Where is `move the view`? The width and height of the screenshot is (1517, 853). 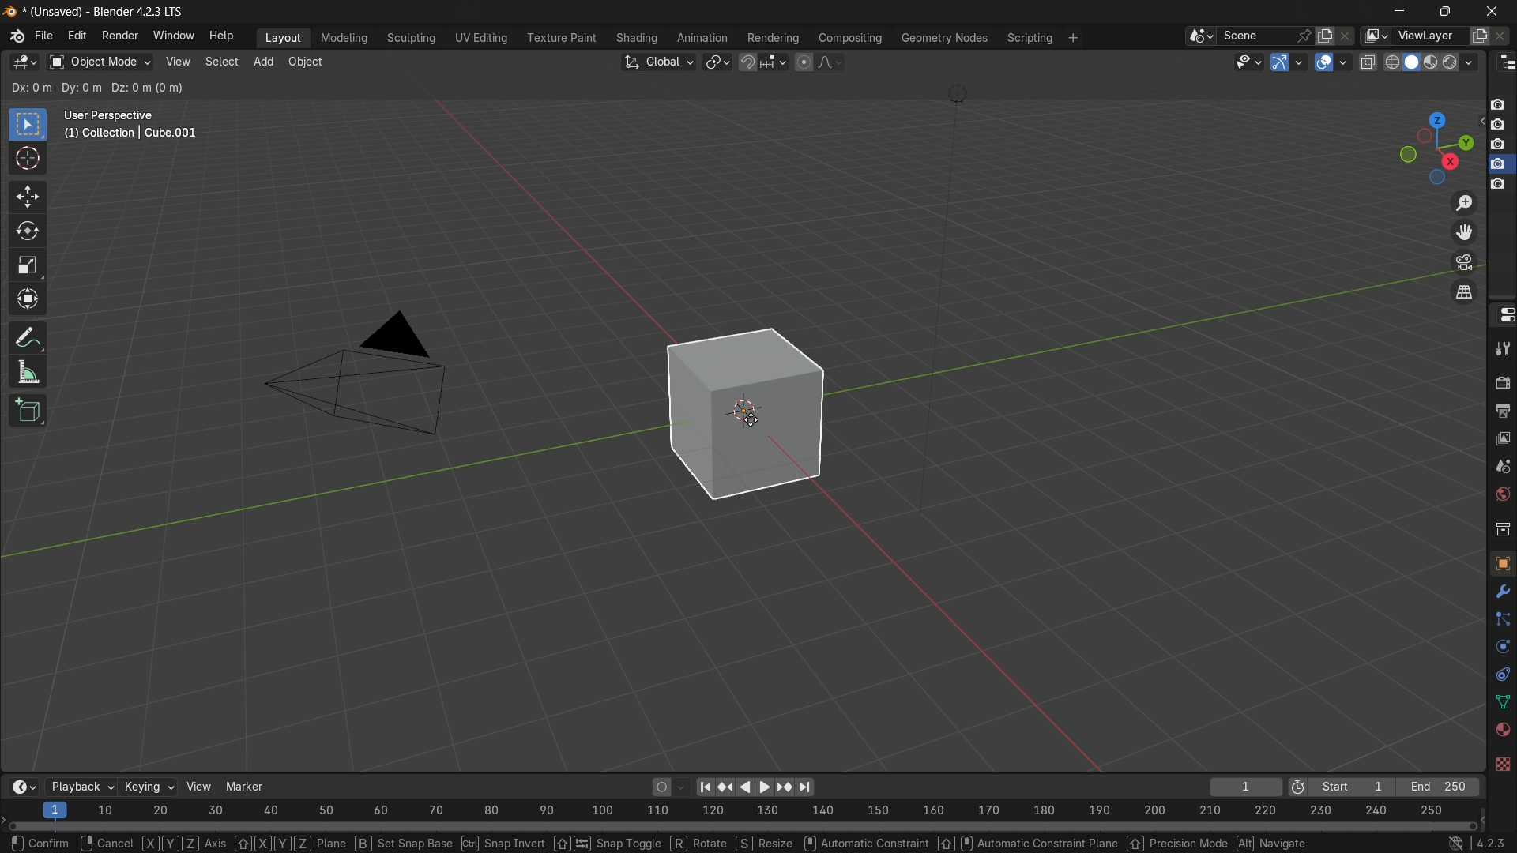 move the view is located at coordinates (1467, 233).